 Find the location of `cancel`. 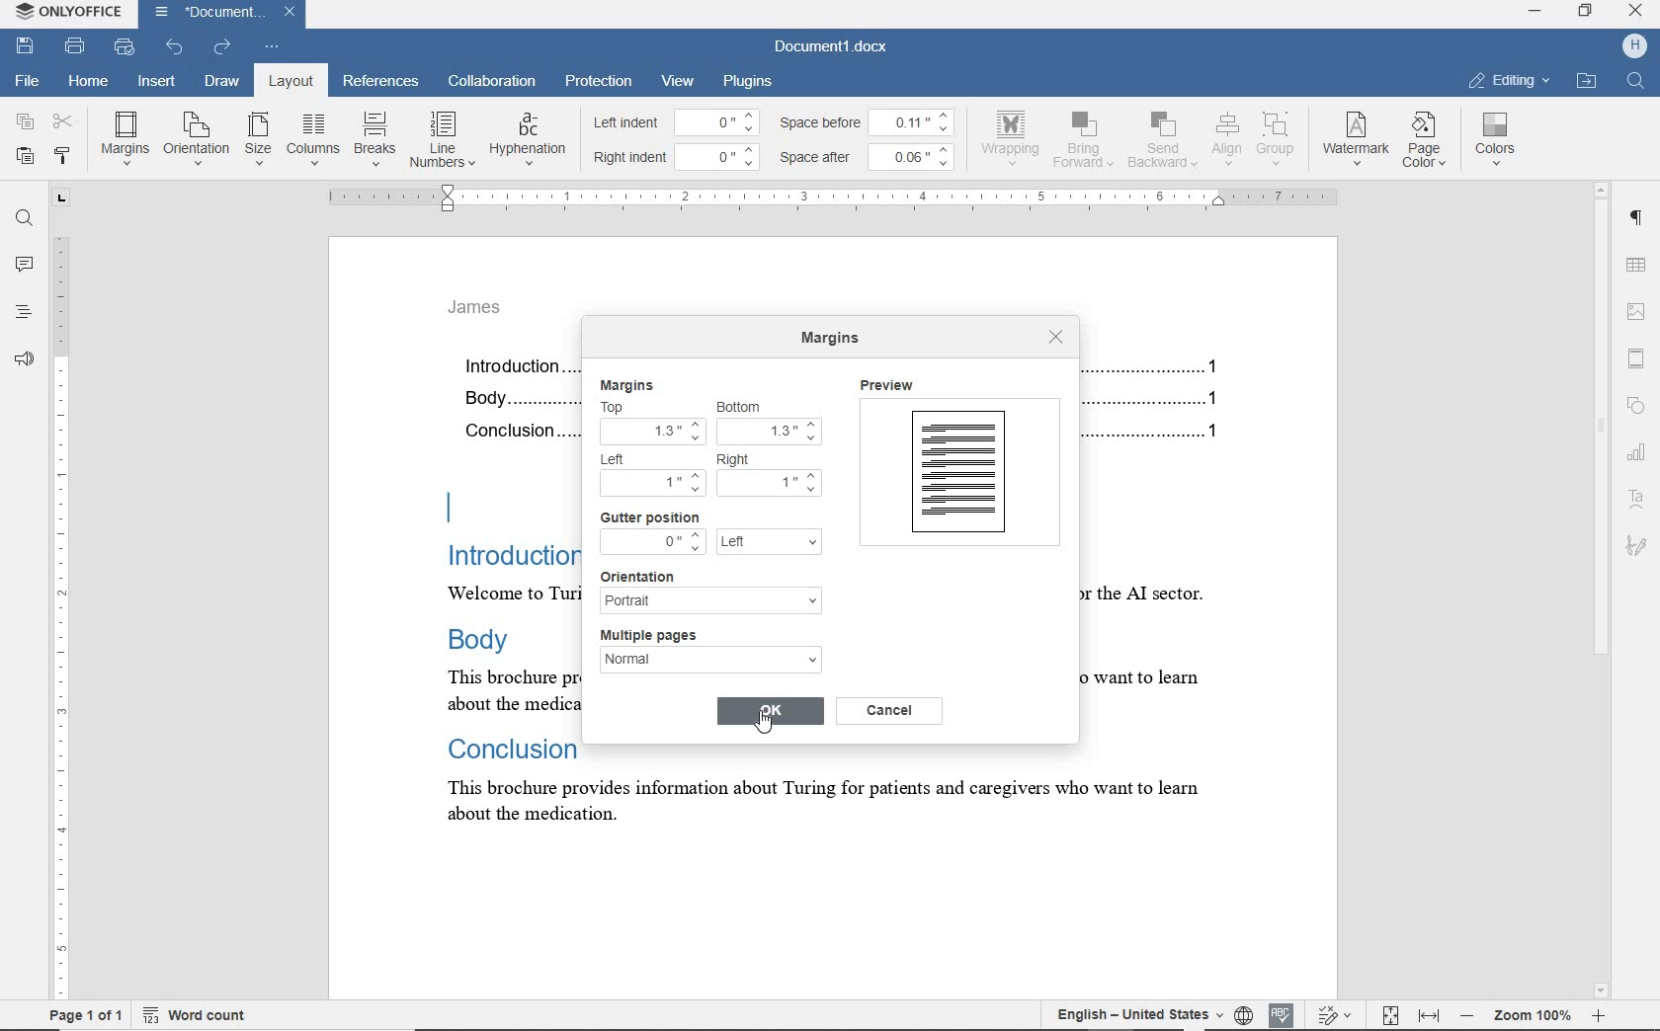

cancel is located at coordinates (892, 710).